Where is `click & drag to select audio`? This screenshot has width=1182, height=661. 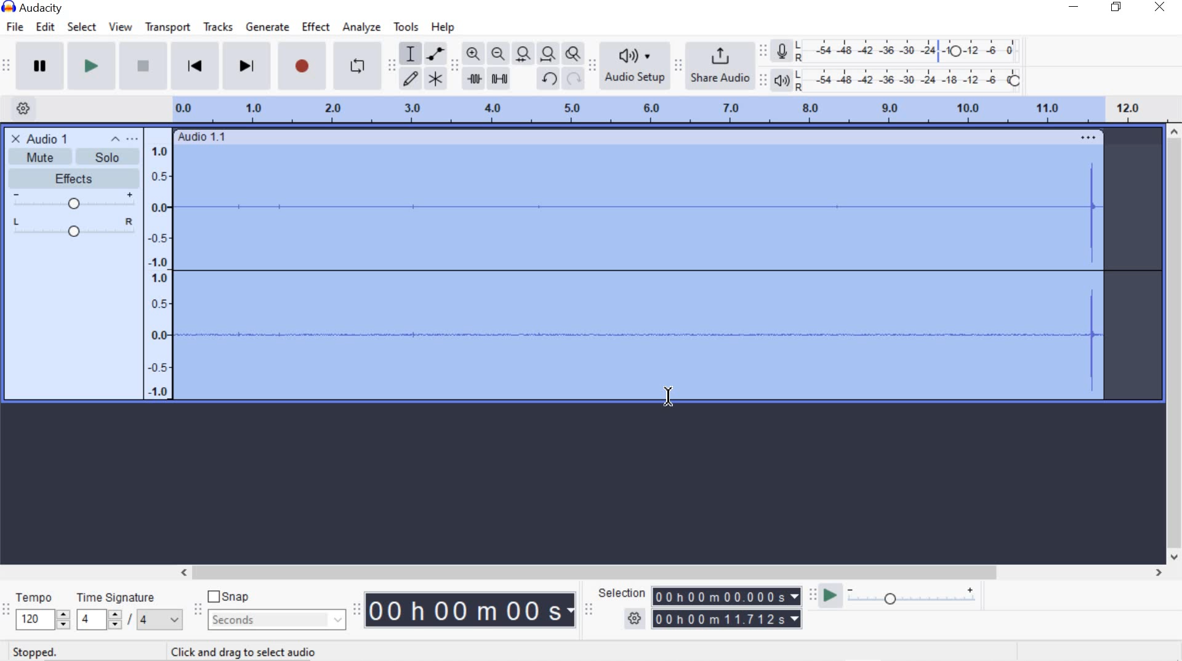 click & drag to select audio is located at coordinates (238, 651).